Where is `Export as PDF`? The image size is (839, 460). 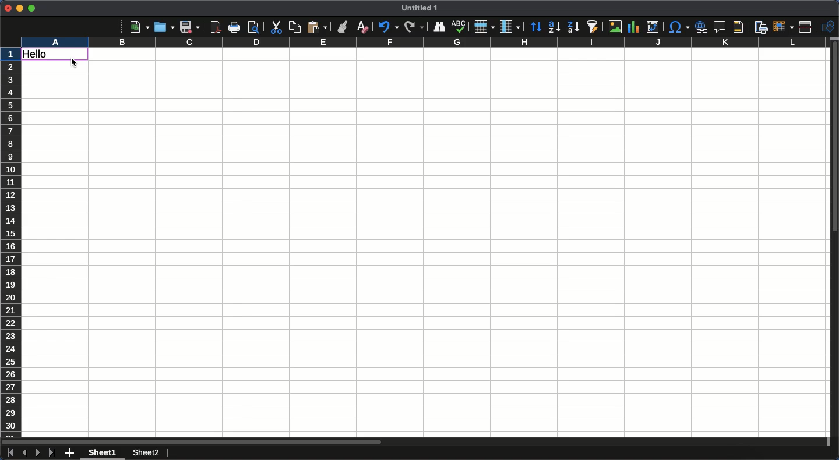
Export as PDF is located at coordinates (215, 27).